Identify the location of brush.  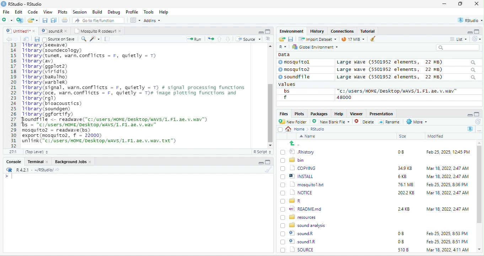
(269, 170).